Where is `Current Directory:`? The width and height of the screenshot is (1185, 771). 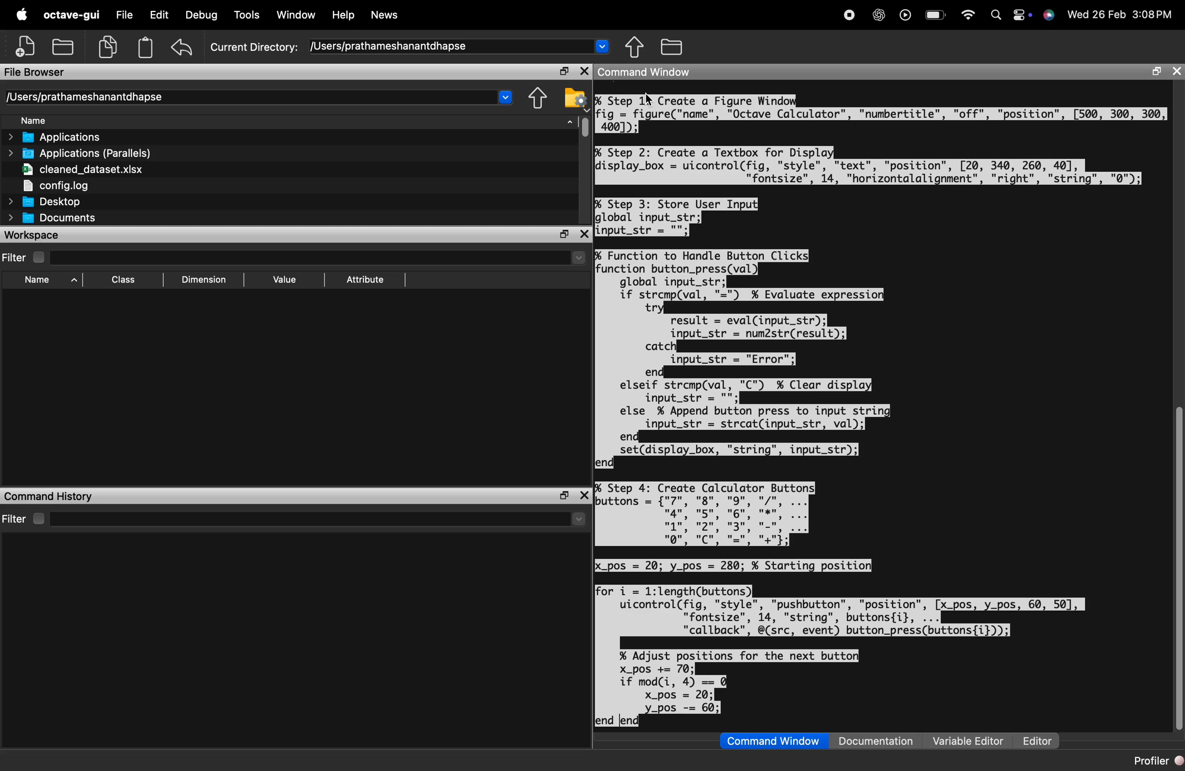 Current Directory: is located at coordinates (253, 48).